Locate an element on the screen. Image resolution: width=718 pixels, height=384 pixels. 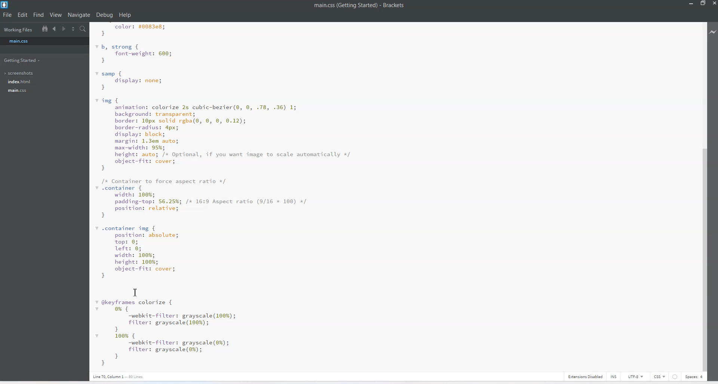
Navigate is located at coordinates (79, 15).